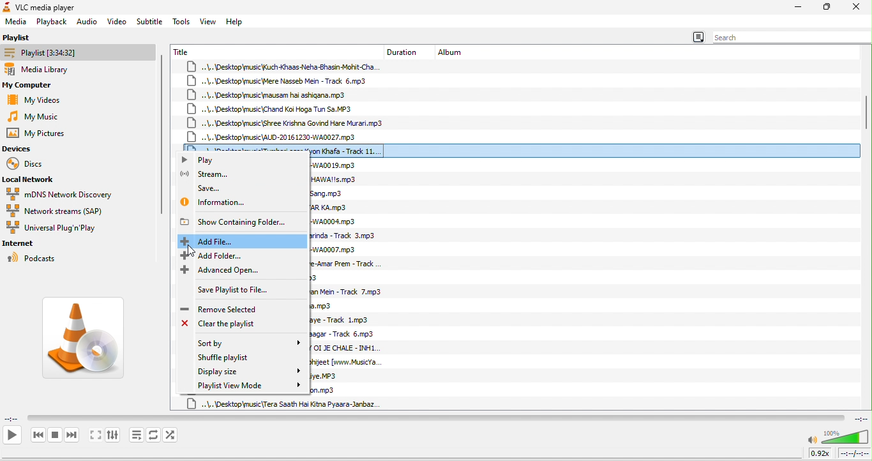 This screenshot has width=872, height=461. Describe the element at coordinates (336, 165) in the screenshot. I see `+.\..\Desktop\music\AUD-20200 125-WA00 19.mp3` at that location.